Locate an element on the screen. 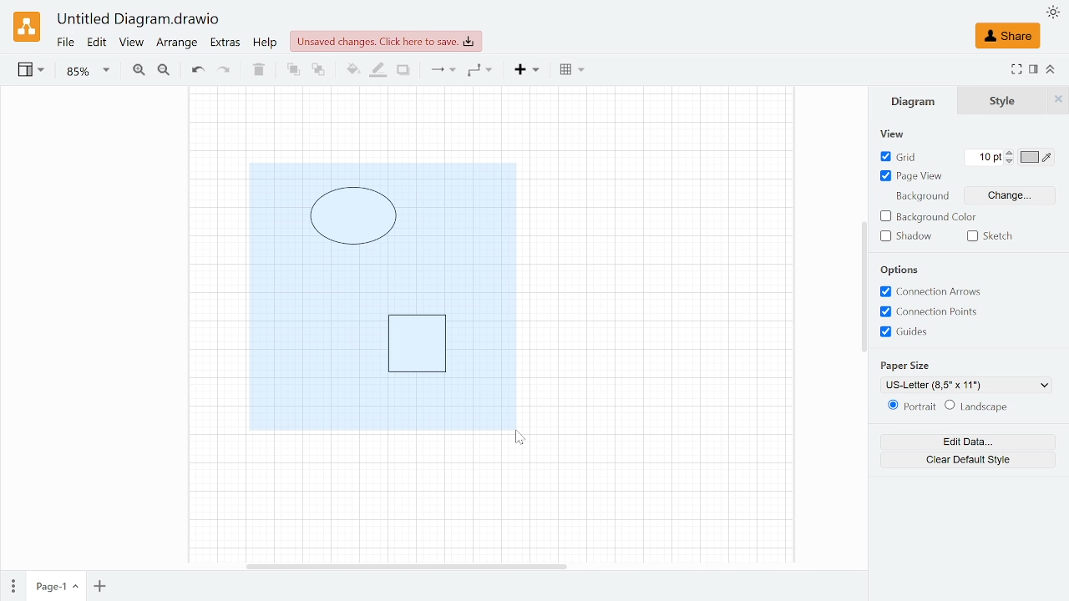 Image resolution: width=1069 pixels, height=601 pixels. View is located at coordinates (33, 72).